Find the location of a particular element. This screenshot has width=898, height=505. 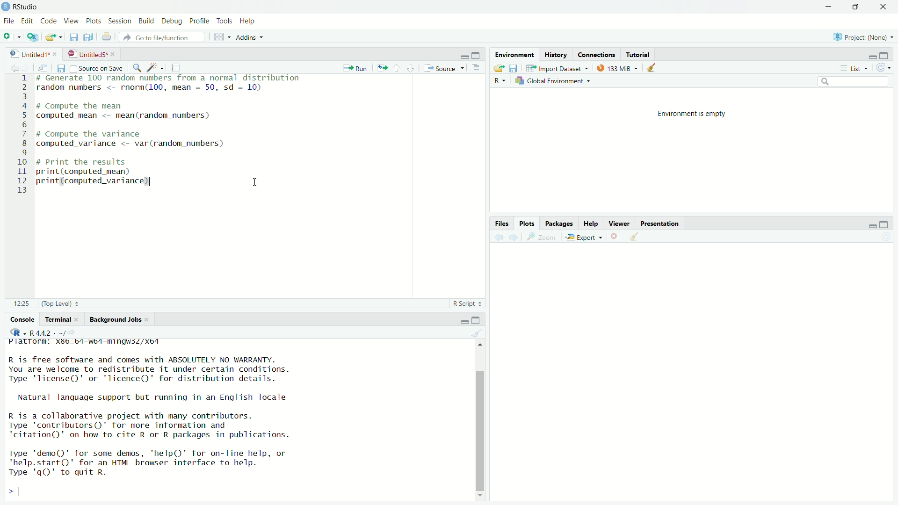

next plot is located at coordinates (515, 238).